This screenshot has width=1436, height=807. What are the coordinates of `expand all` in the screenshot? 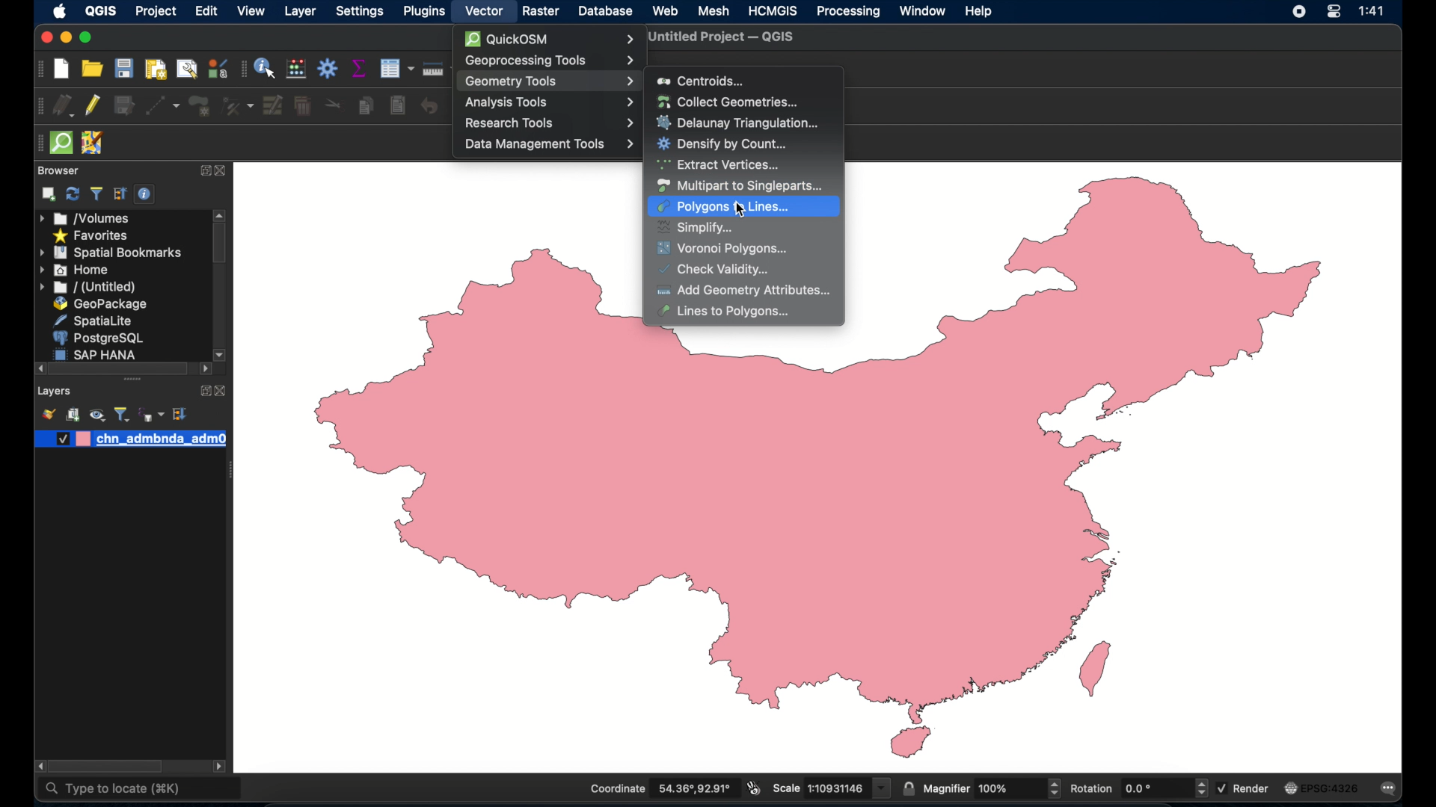 It's located at (181, 414).